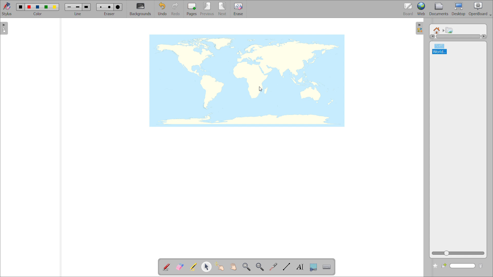 This screenshot has width=493, height=277. Describe the element at coordinates (7, 9) in the screenshot. I see `stylus` at that location.